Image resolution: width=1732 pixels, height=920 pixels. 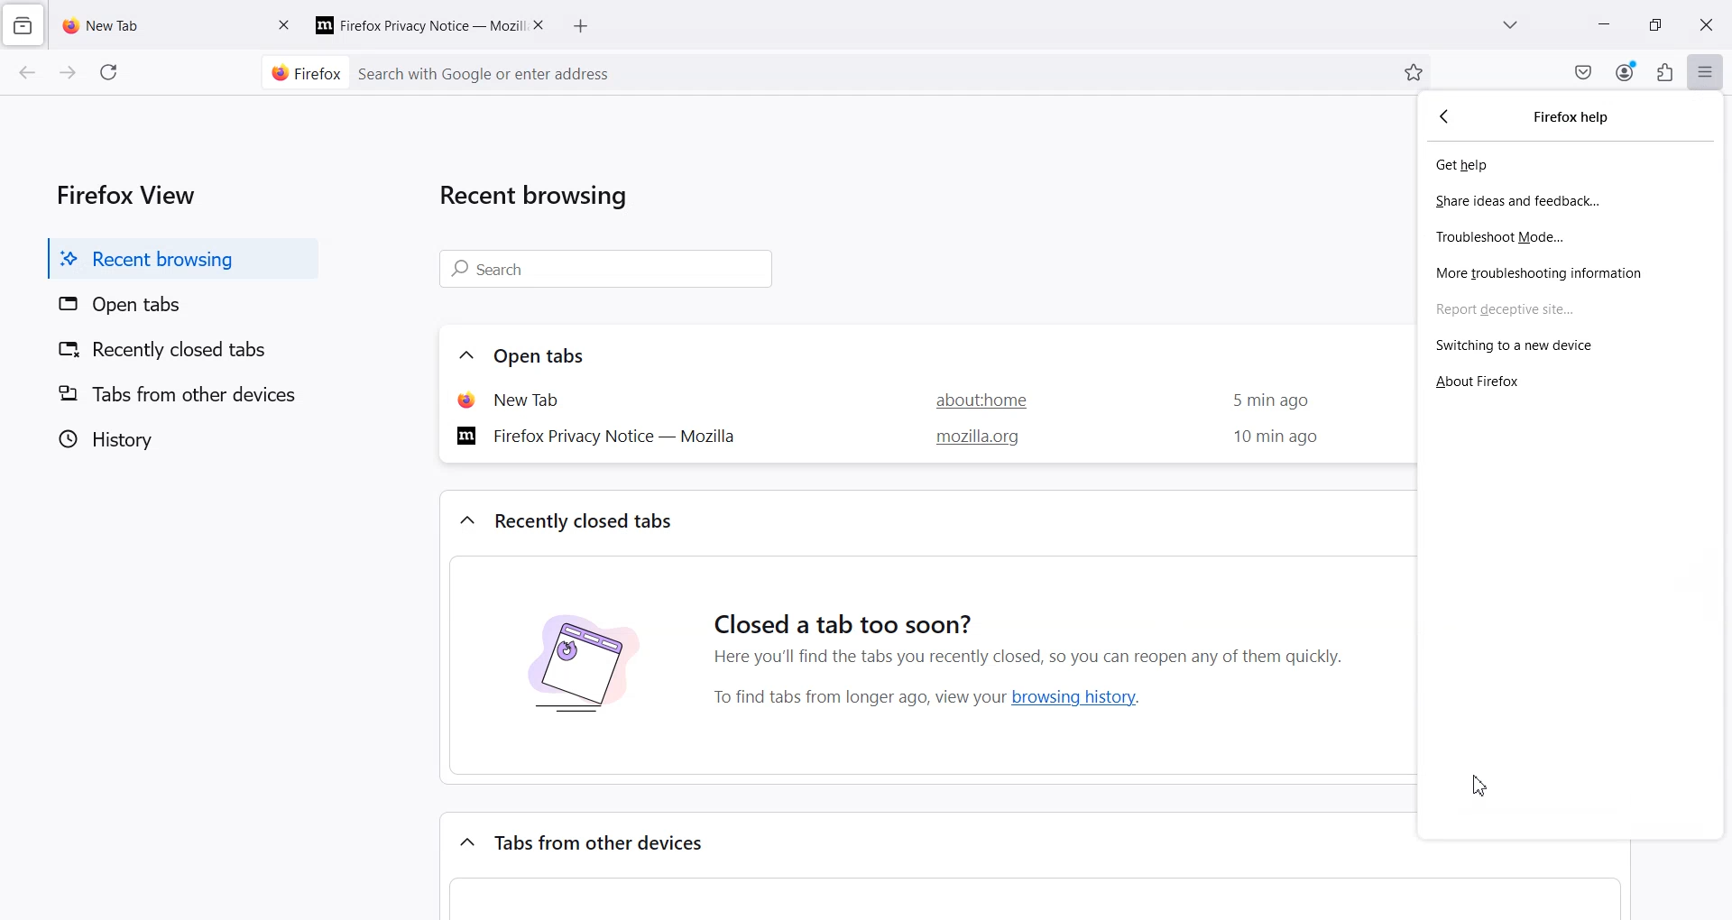 What do you see at coordinates (1570, 166) in the screenshot?
I see `Get help` at bounding box center [1570, 166].